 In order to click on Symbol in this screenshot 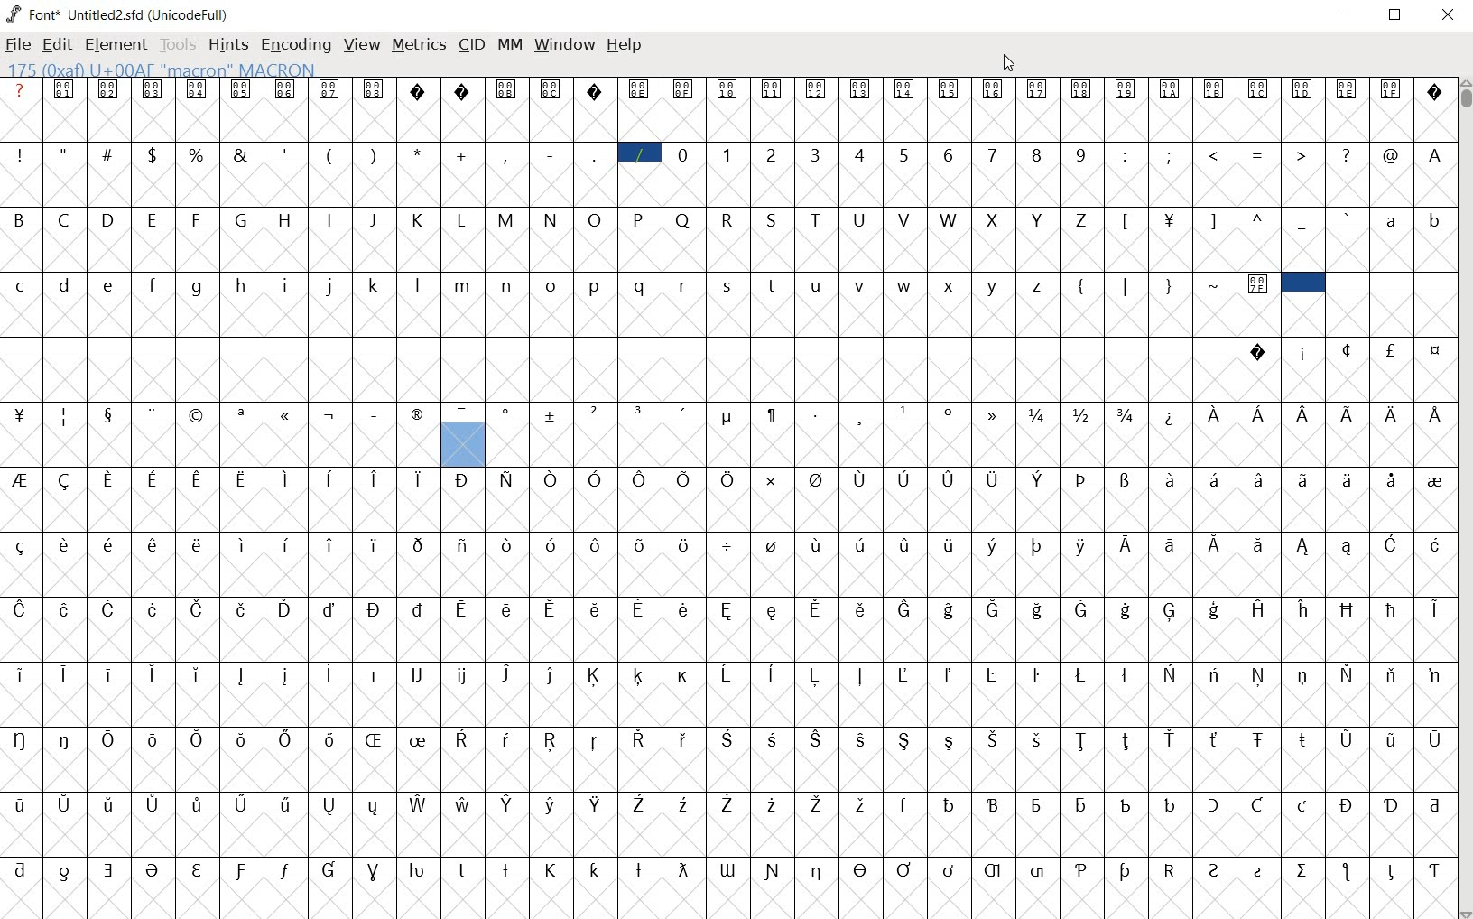, I will do `click(290, 738)`.